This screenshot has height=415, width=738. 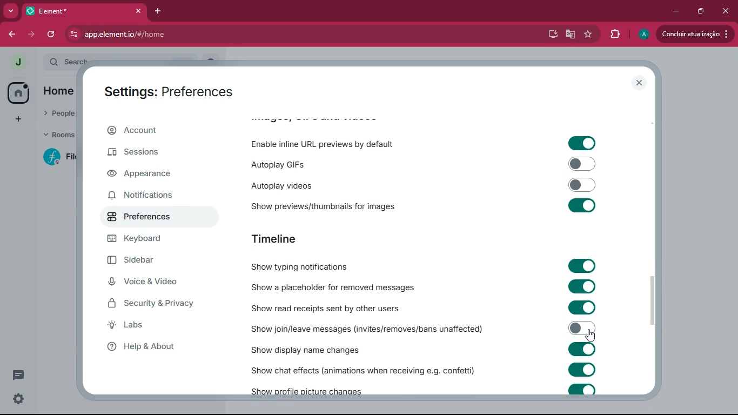 What do you see at coordinates (702, 11) in the screenshot?
I see `maximize` at bounding box center [702, 11].